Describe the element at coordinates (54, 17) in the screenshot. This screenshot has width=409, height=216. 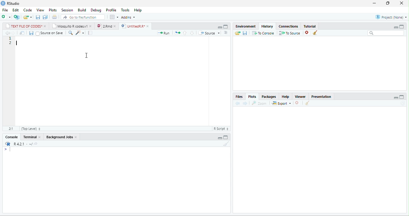
I see `print` at that location.